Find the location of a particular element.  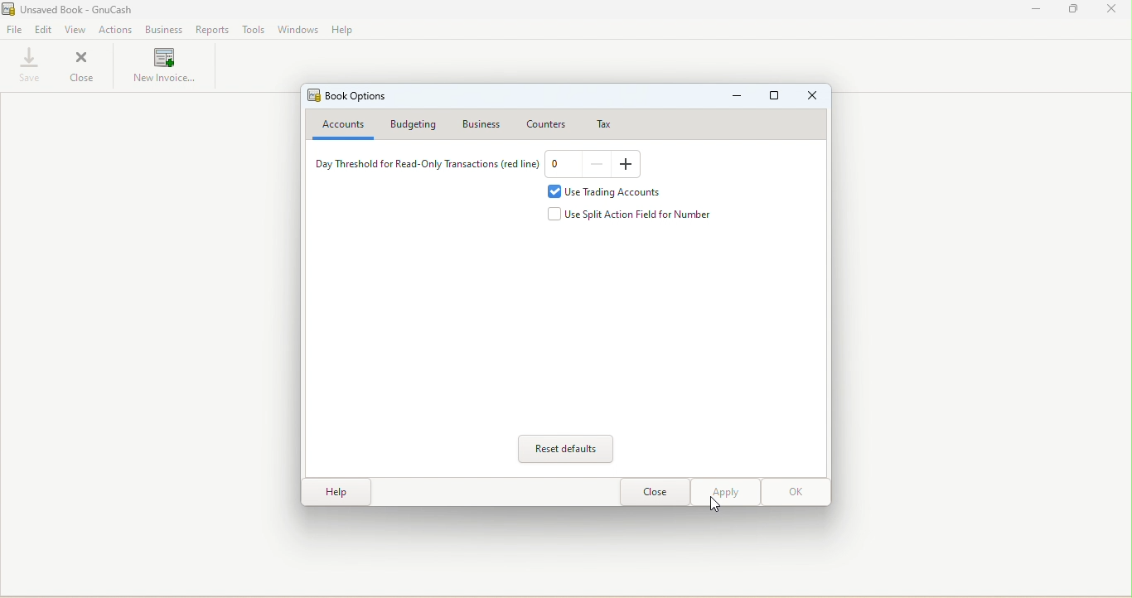

New invoices is located at coordinates (166, 70).